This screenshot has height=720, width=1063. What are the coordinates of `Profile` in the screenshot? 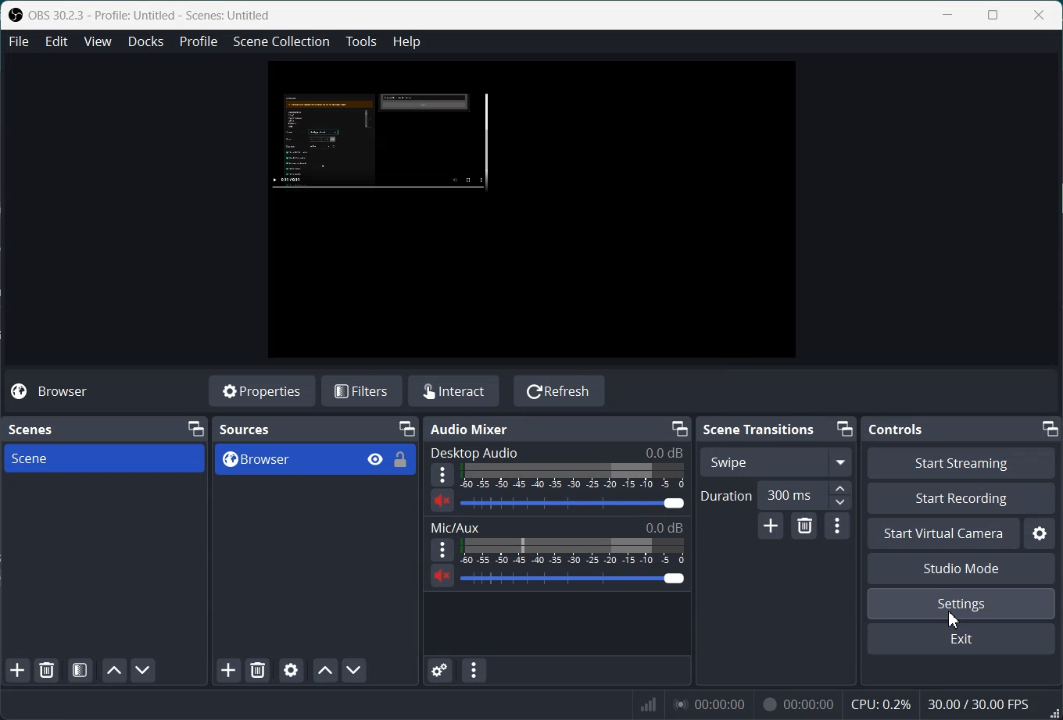 It's located at (199, 41).